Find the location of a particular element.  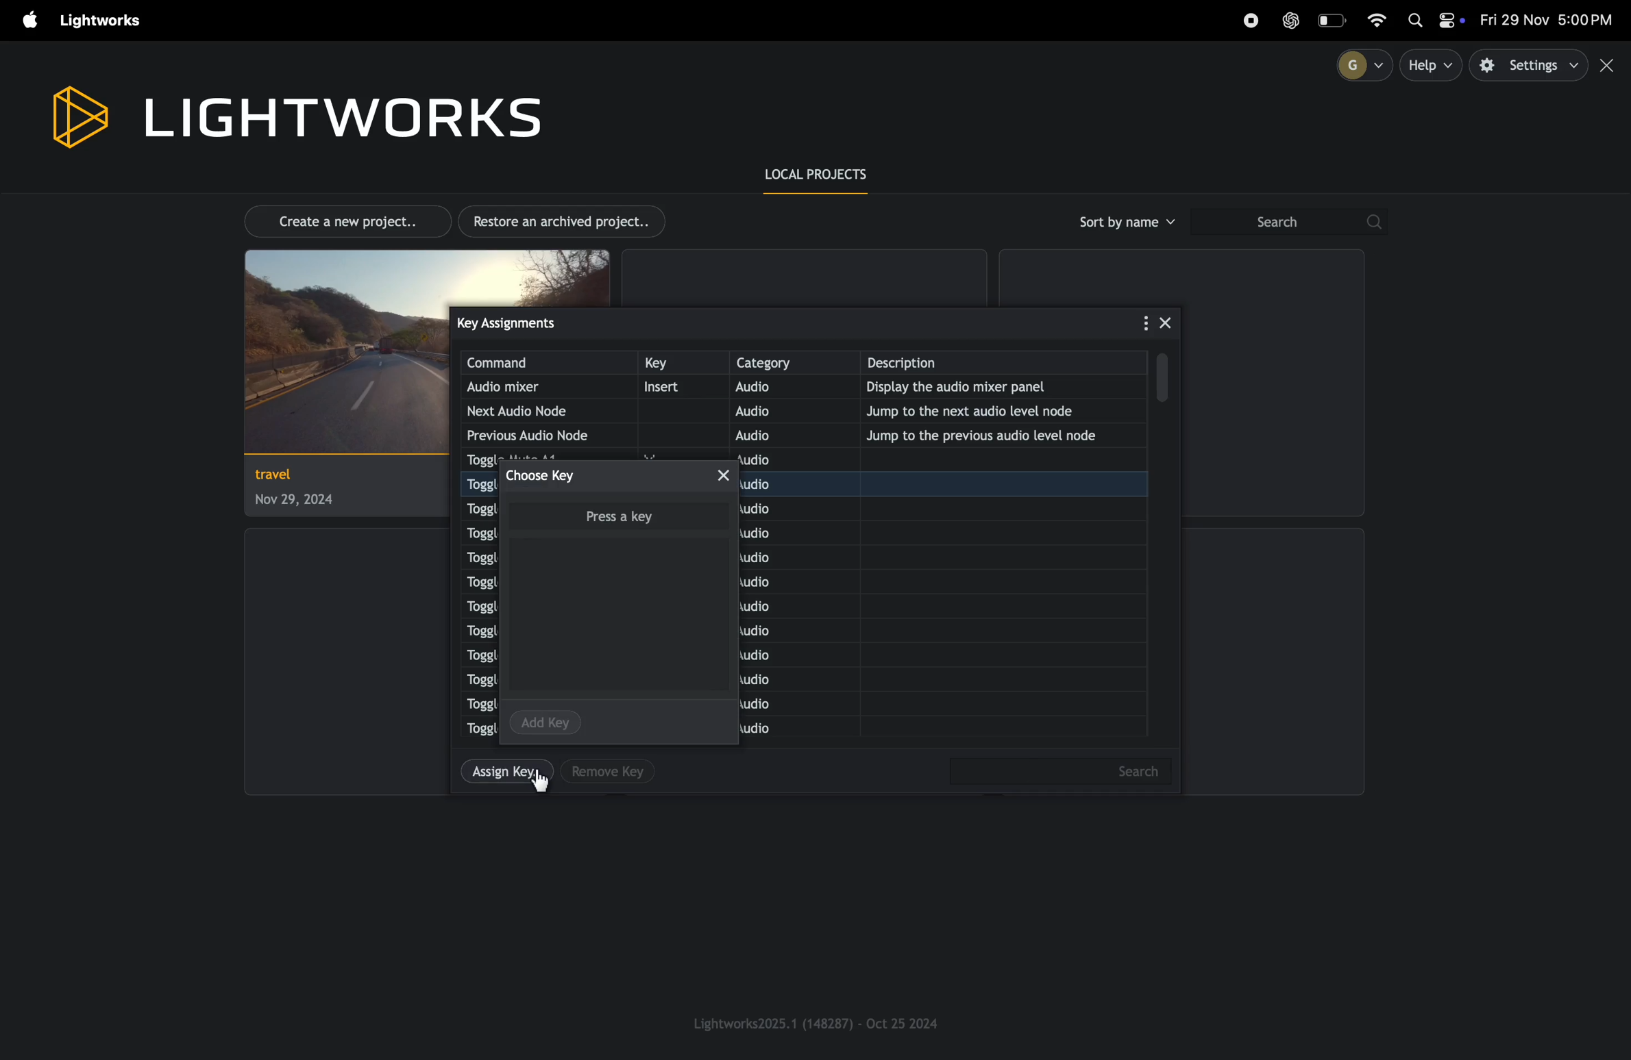

create new project is located at coordinates (340, 220).